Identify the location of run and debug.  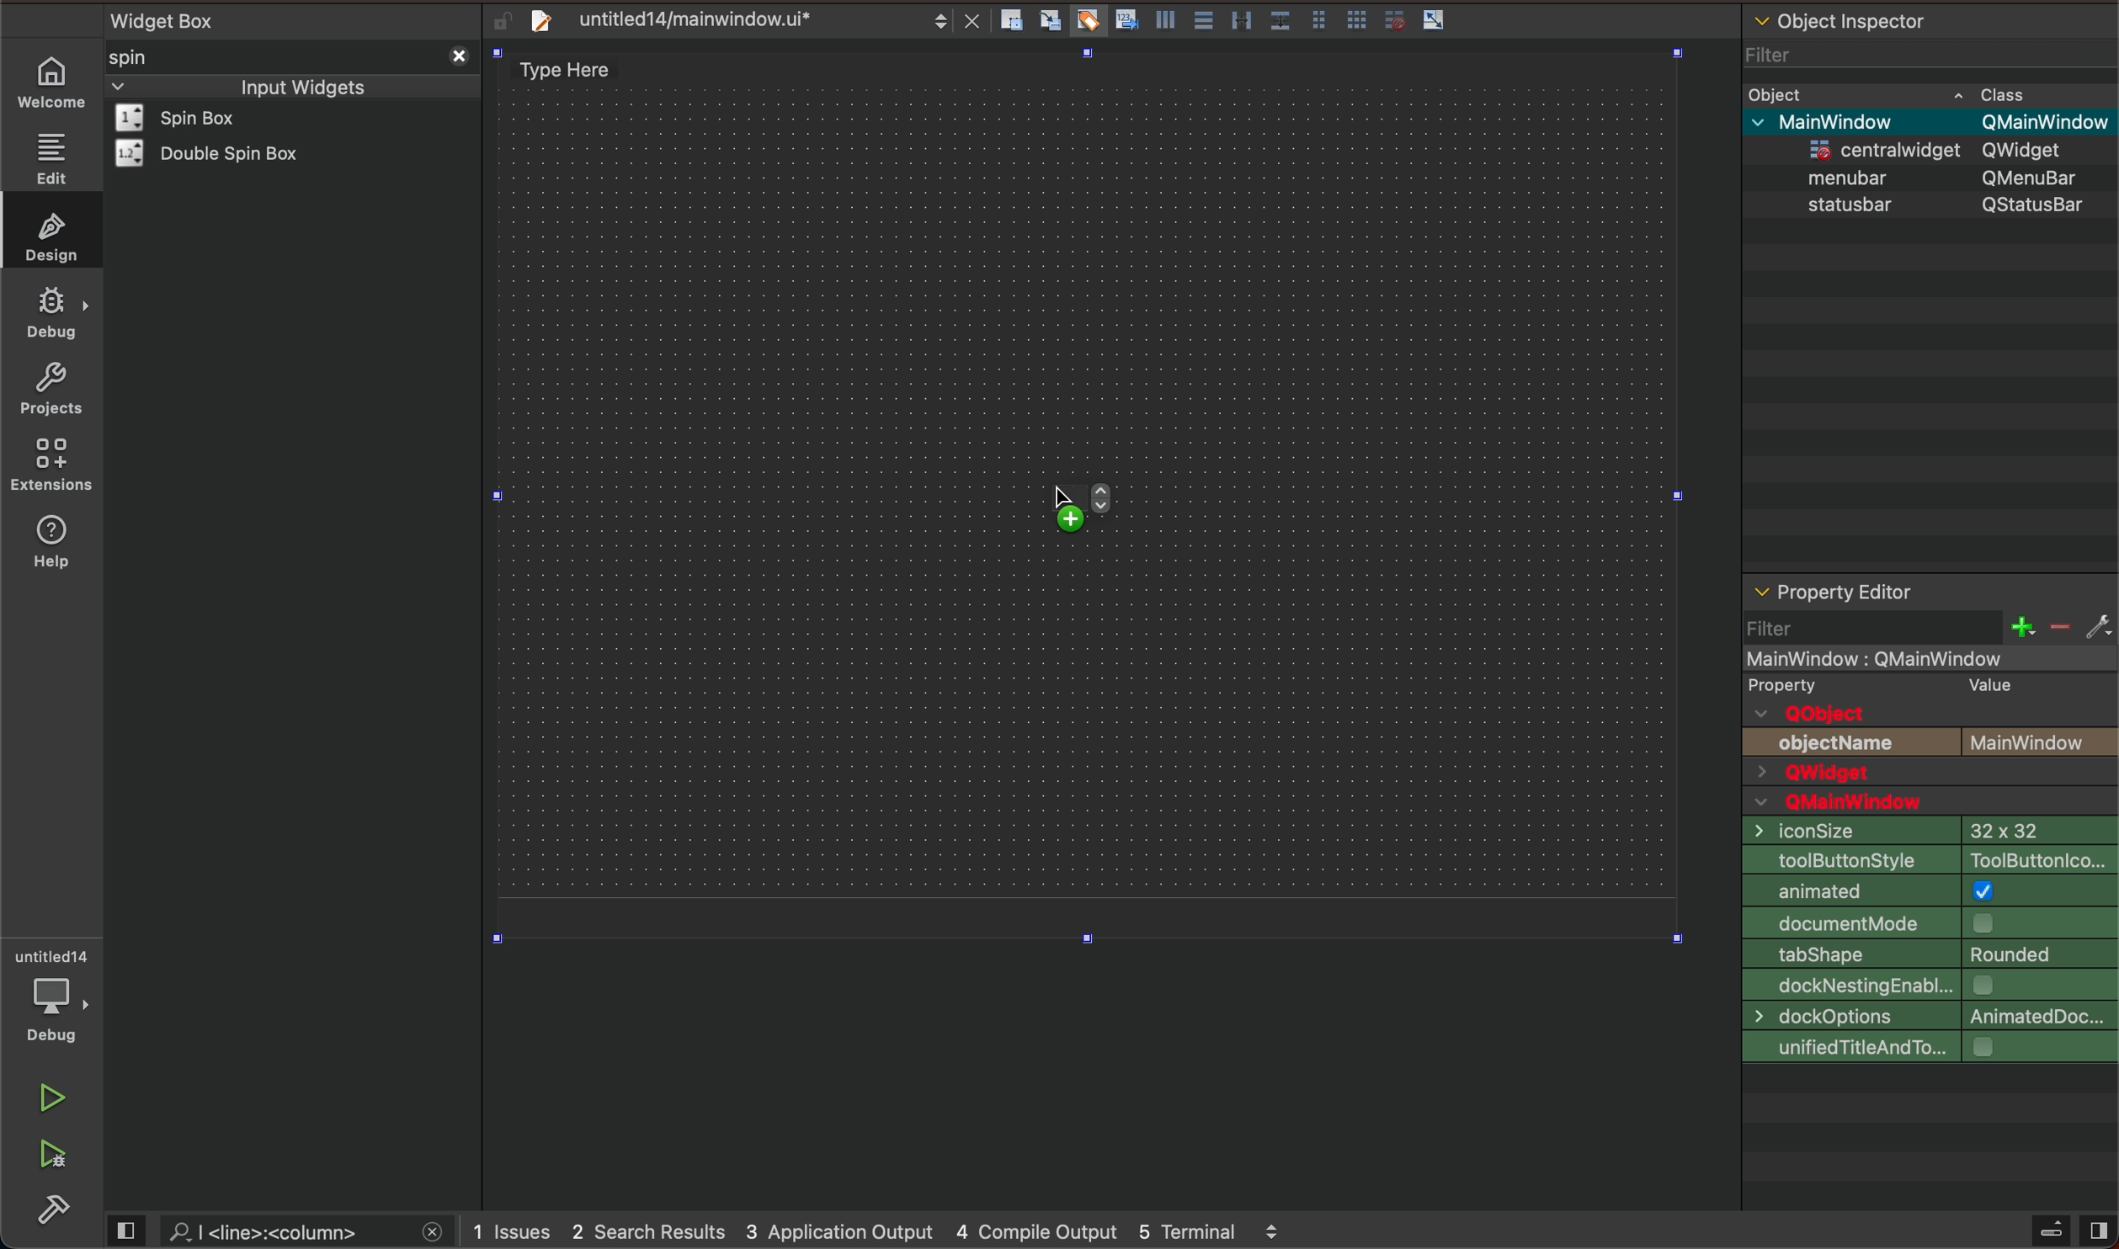
(55, 1159).